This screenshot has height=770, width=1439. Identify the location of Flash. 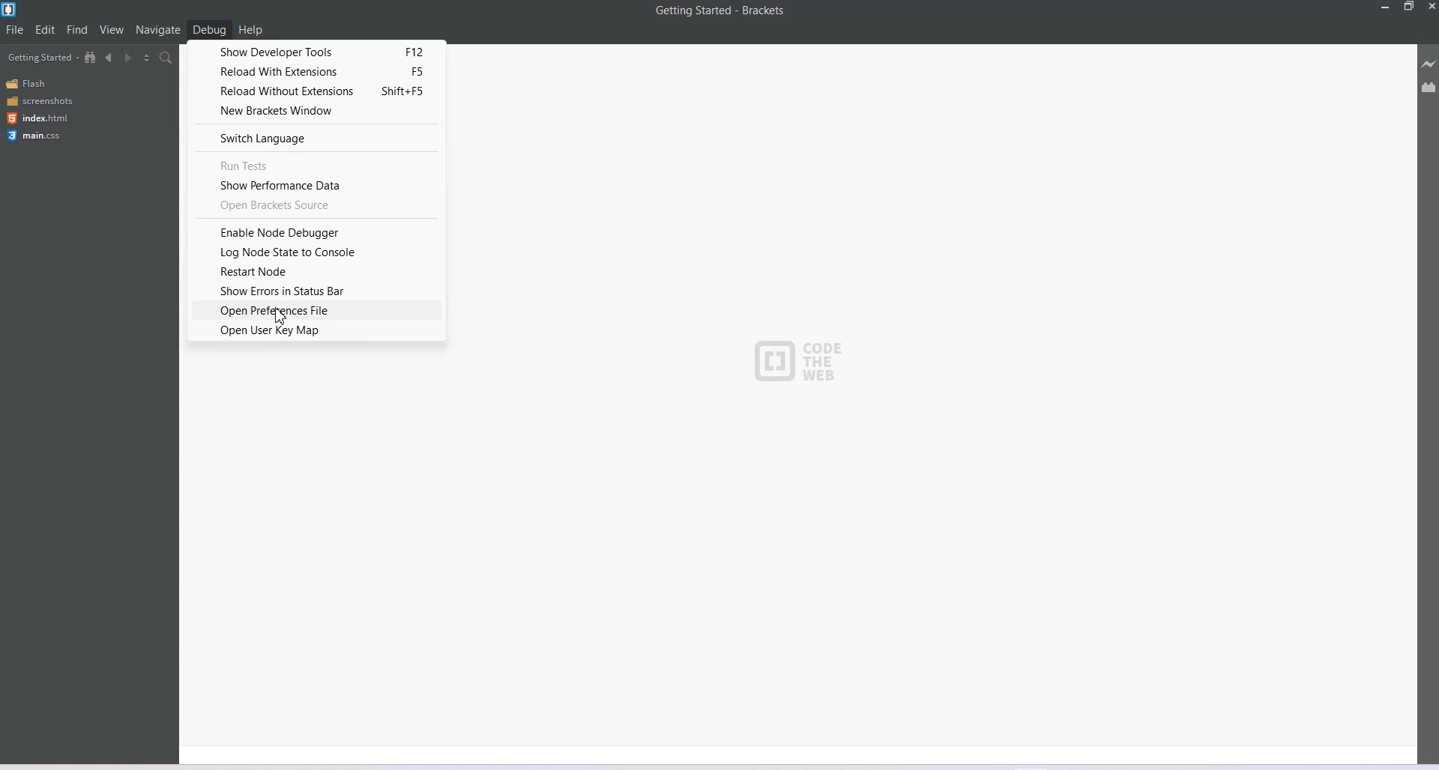
(31, 84).